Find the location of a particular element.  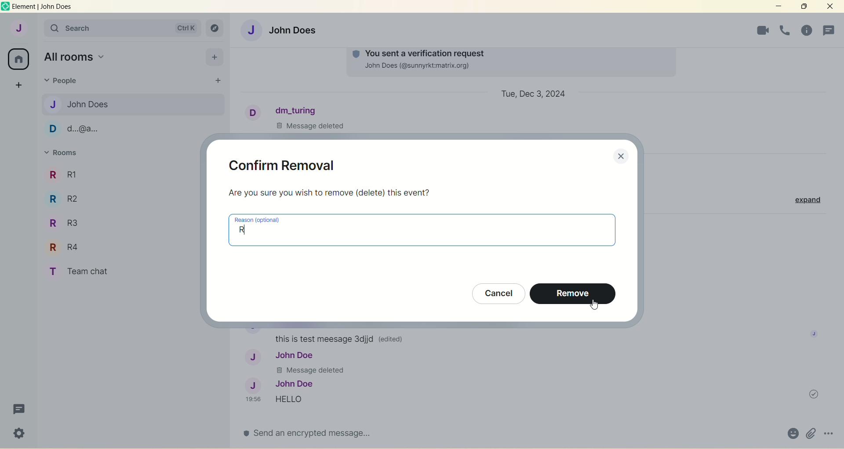

vertical scroll bar is located at coordinates (839, 233).